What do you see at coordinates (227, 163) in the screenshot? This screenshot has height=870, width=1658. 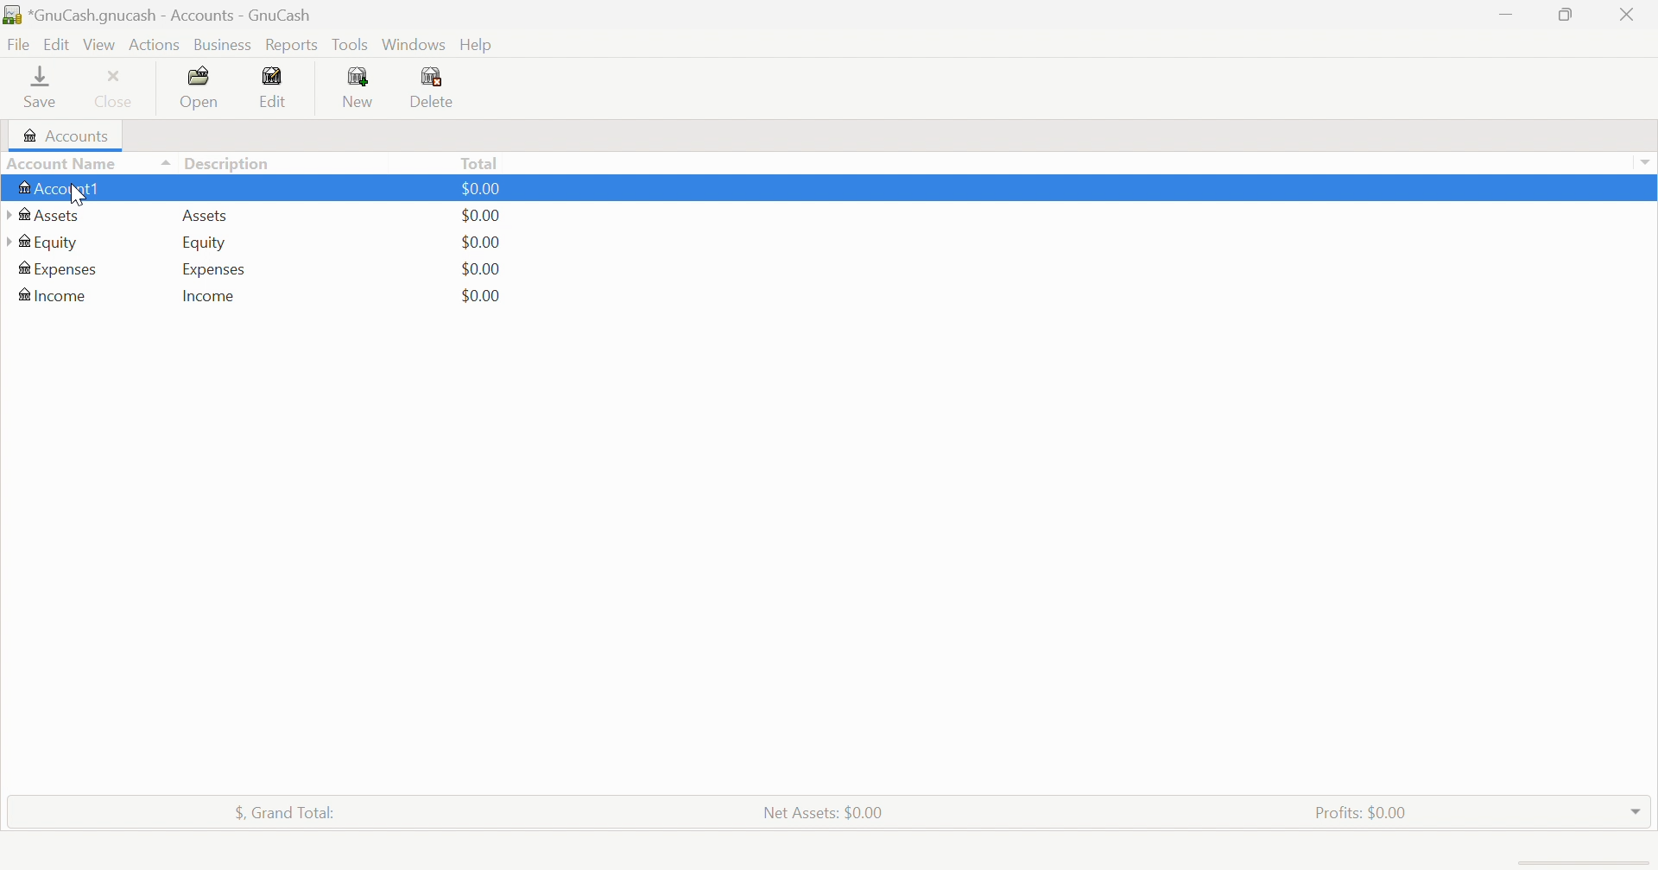 I see `Description` at bounding box center [227, 163].